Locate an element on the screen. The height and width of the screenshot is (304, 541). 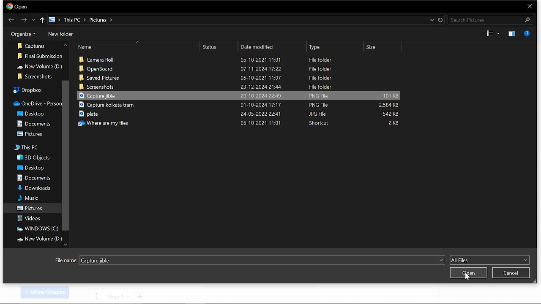
vertical scrollbar is located at coordinates (65, 157).